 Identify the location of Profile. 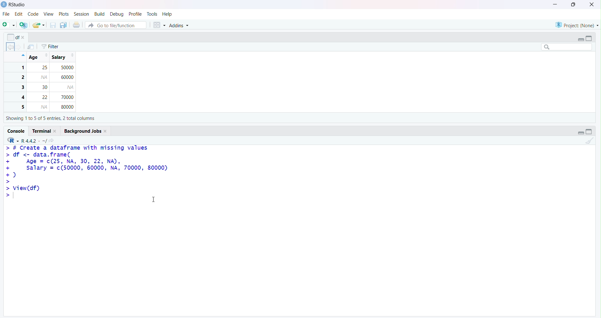
(136, 14).